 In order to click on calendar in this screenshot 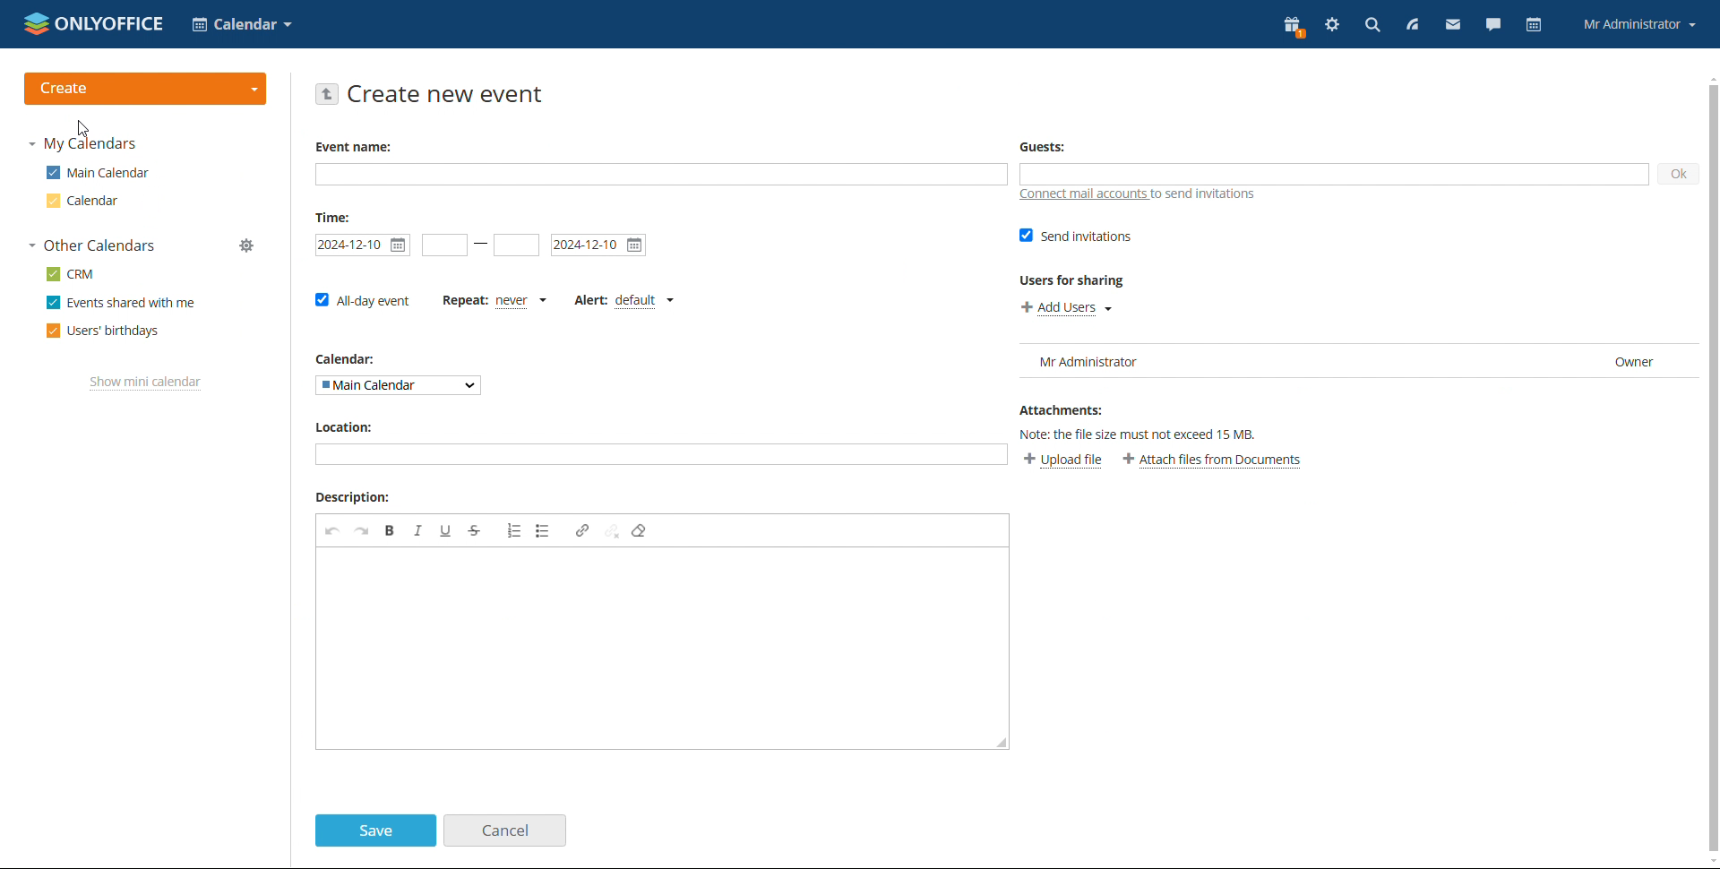, I will do `click(1533, 26)`.